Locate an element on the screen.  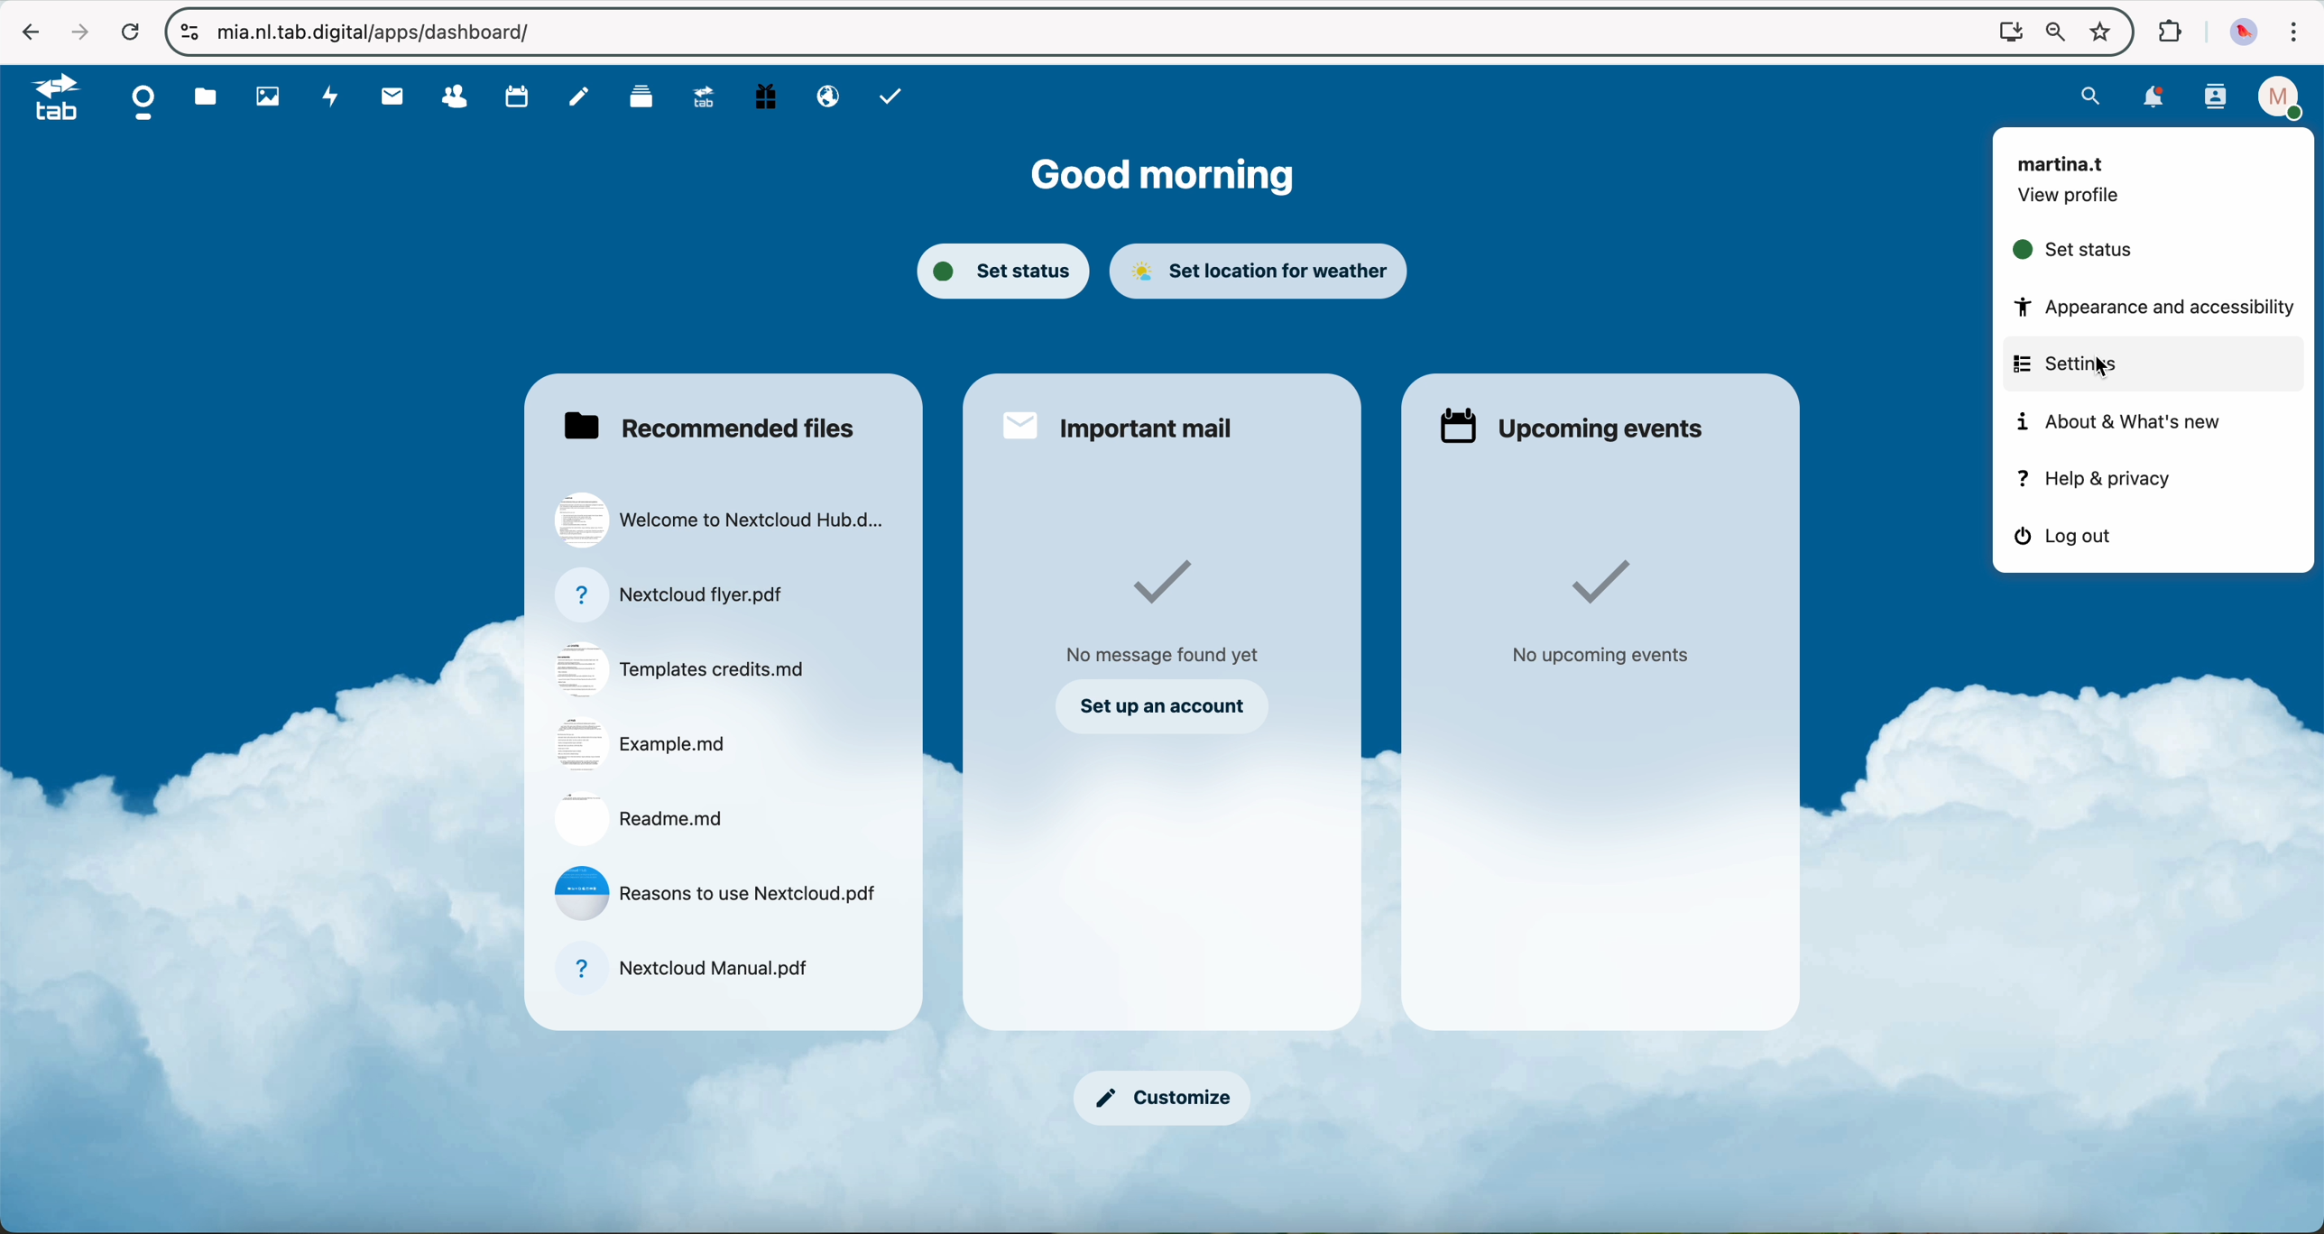
customize button is located at coordinates (1160, 1100).